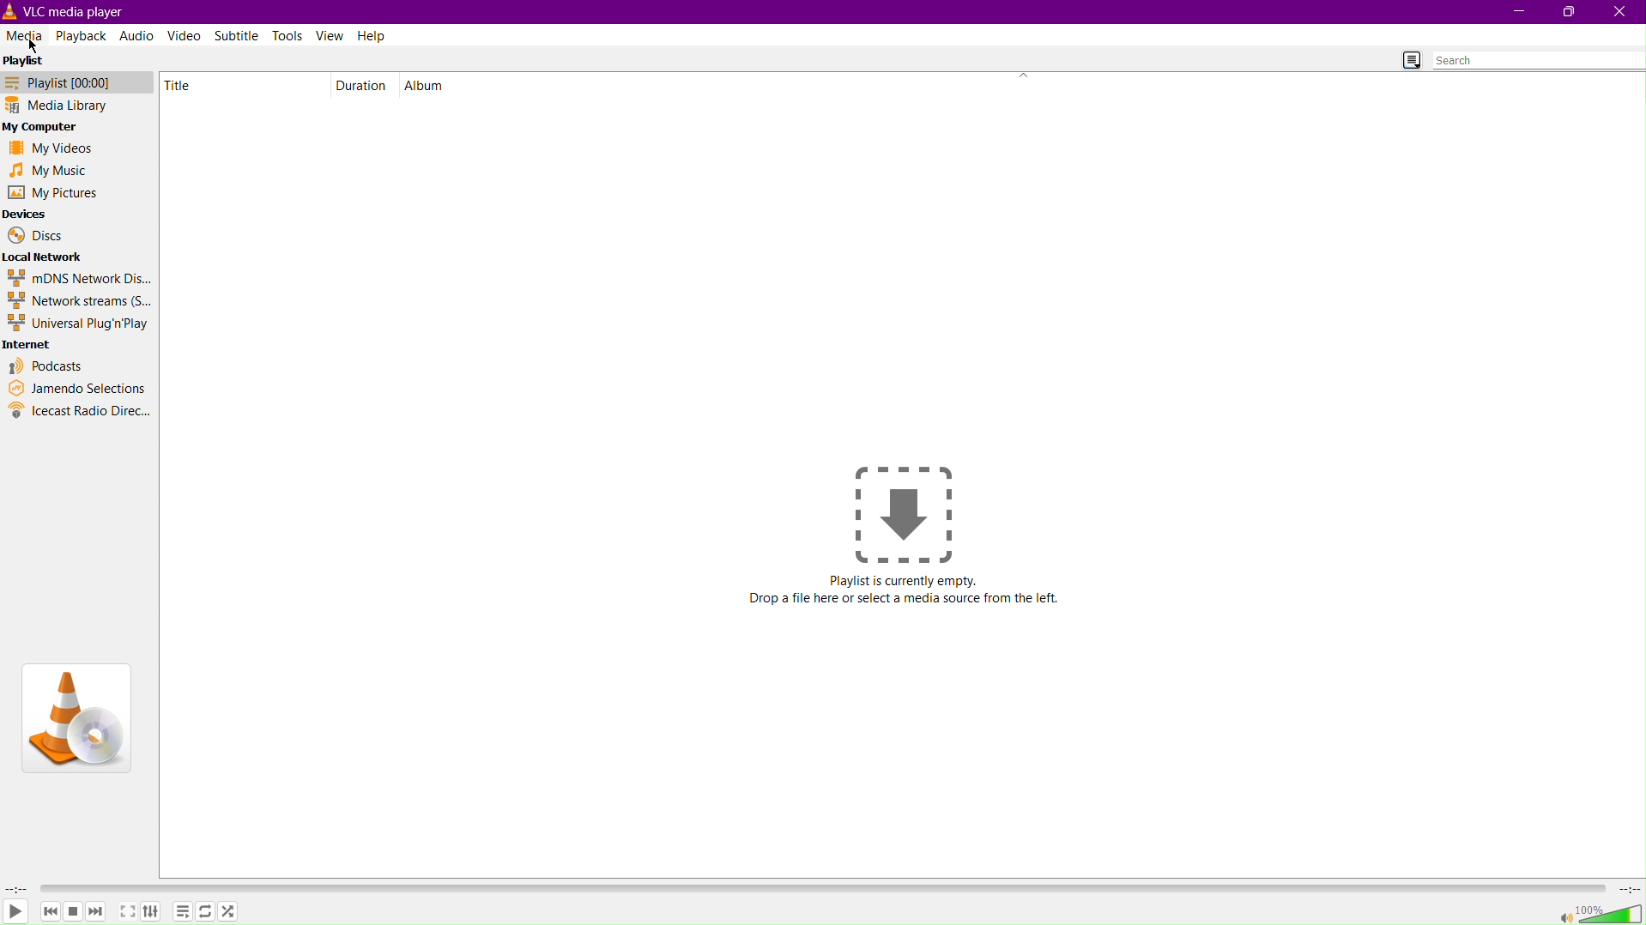  Describe the element at coordinates (76, 720) in the screenshot. I see `VLC Logo` at that location.